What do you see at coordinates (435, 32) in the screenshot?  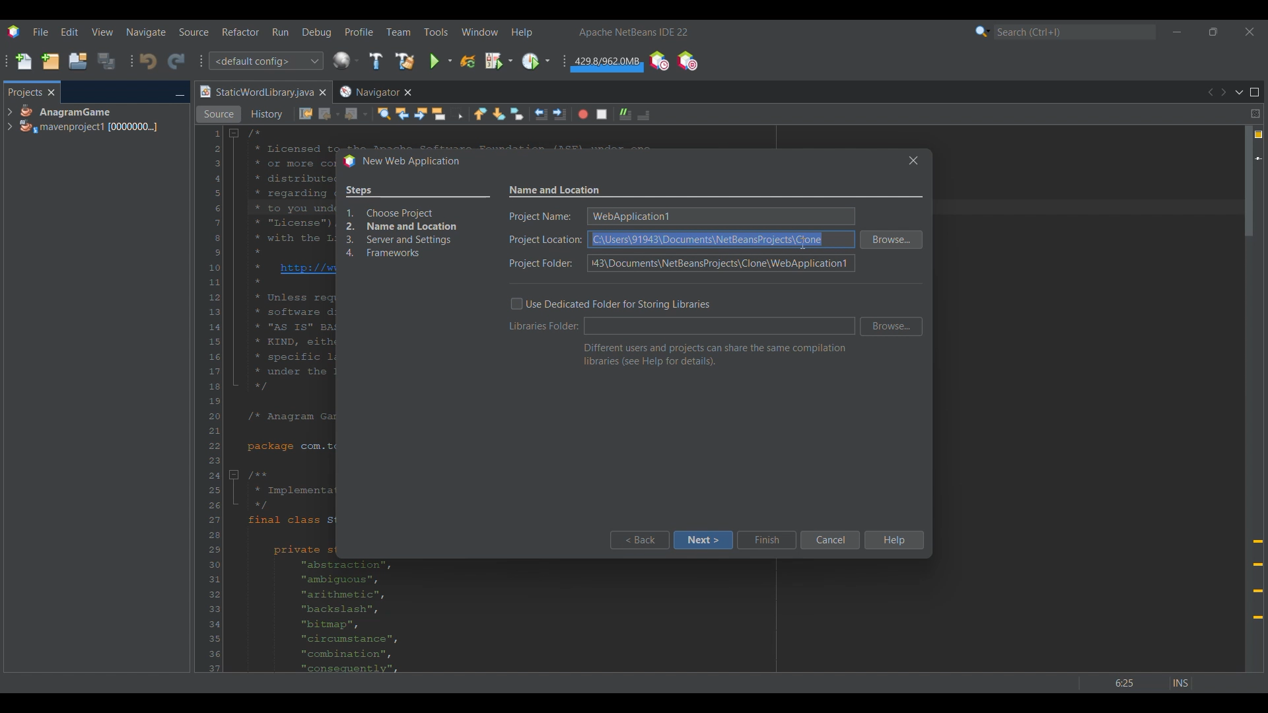 I see `Tools menu` at bounding box center [435, 32].